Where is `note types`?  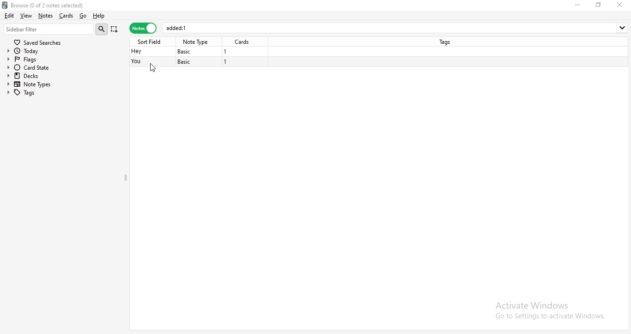
note types is located at coordinates (31, 84).